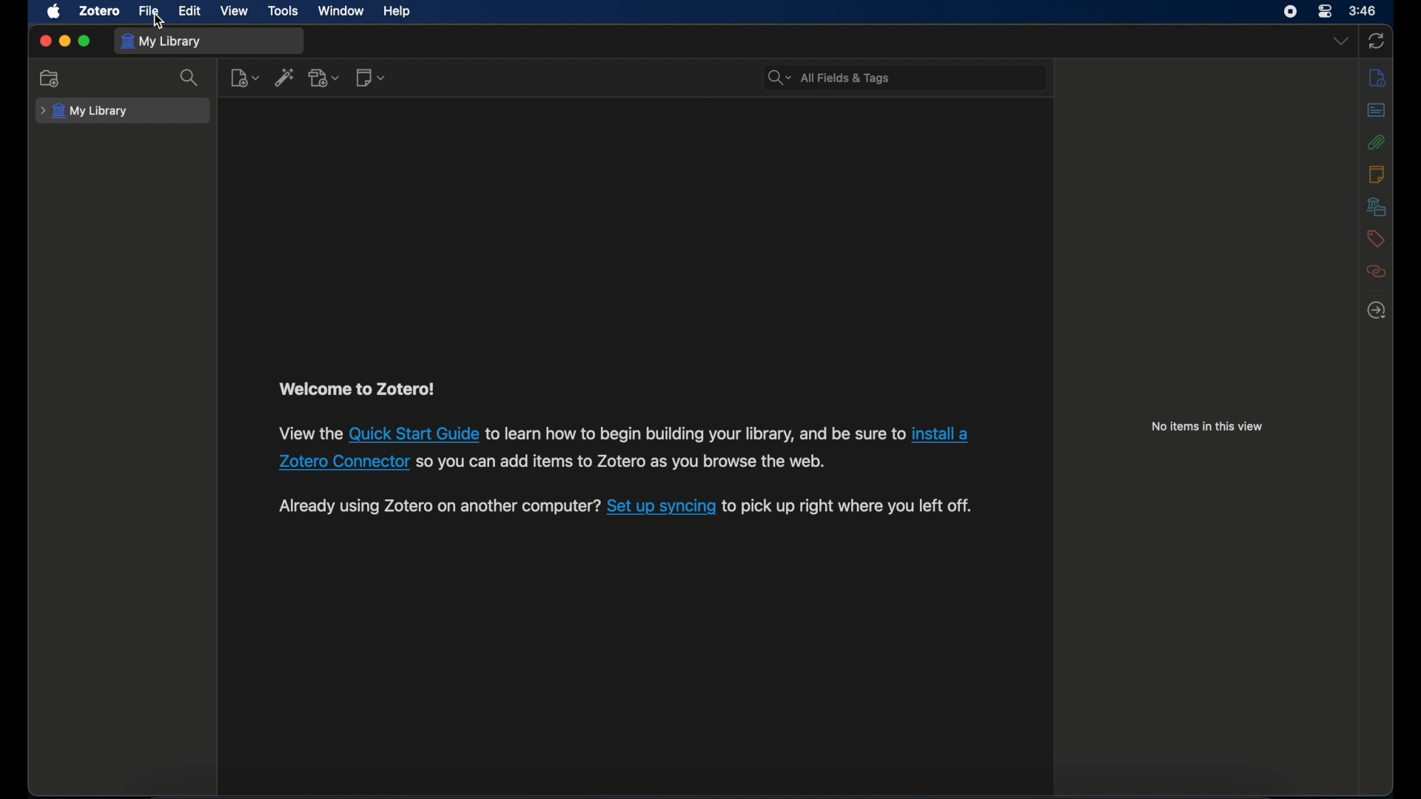 Image resolution: width=1421 pixels, height=799 pixels. I want to click on file, so click(147, 10).